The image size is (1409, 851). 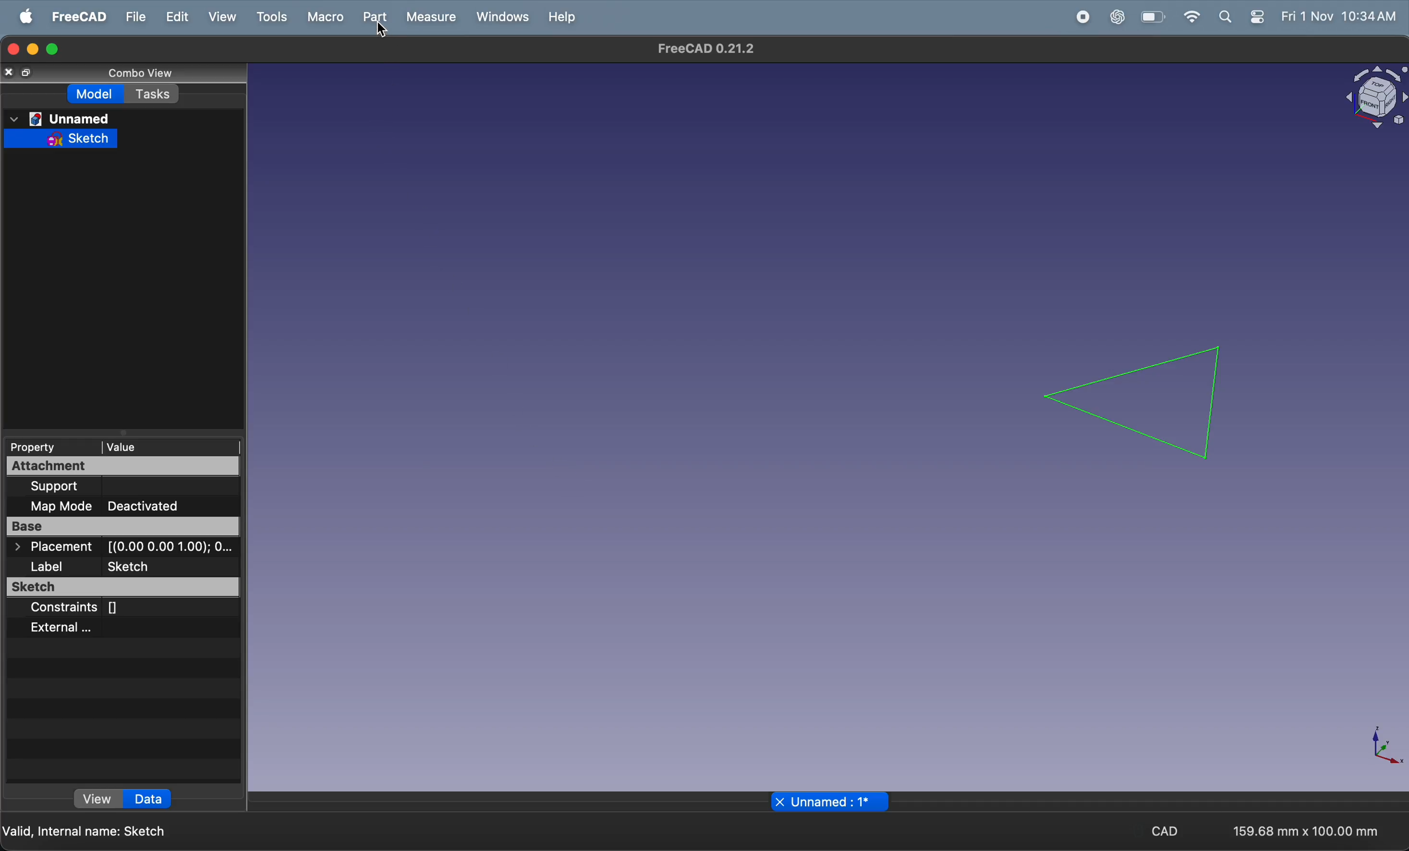 What do you see at coordinates (148, 799) in the screenshot?
I see `data` at bounding box center [148, 799].